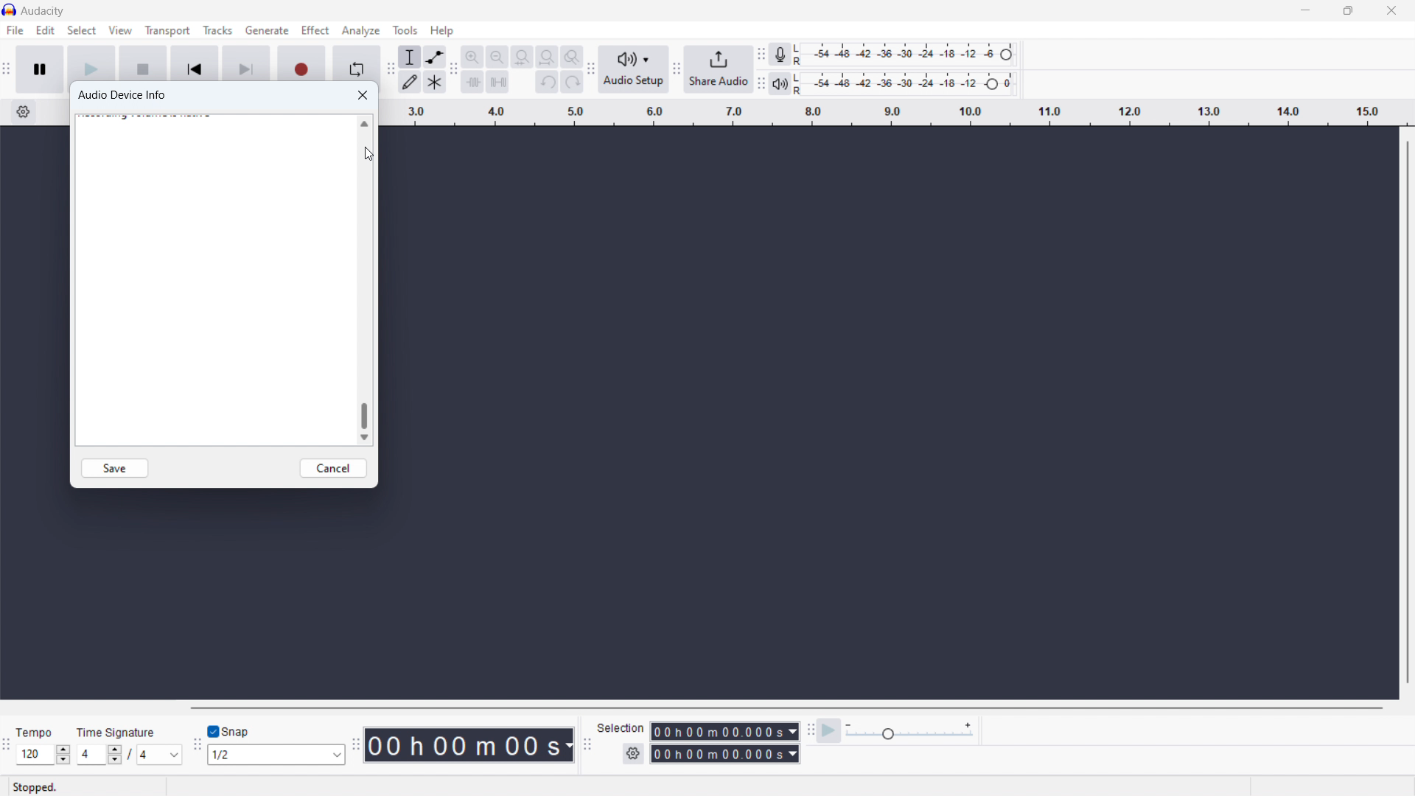 This screenshot has height=796, width=1415. What do you see at coordinates (497, 83) in the screenshot?
I see `silence selection` at bounding box center [497, 83].